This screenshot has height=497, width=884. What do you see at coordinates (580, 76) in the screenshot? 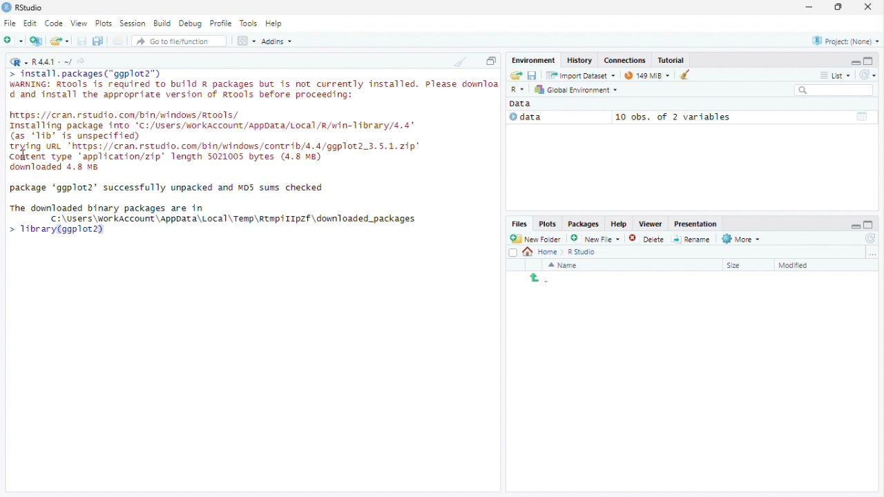
I see `Import Dataset` at bounding box center [580, 76].